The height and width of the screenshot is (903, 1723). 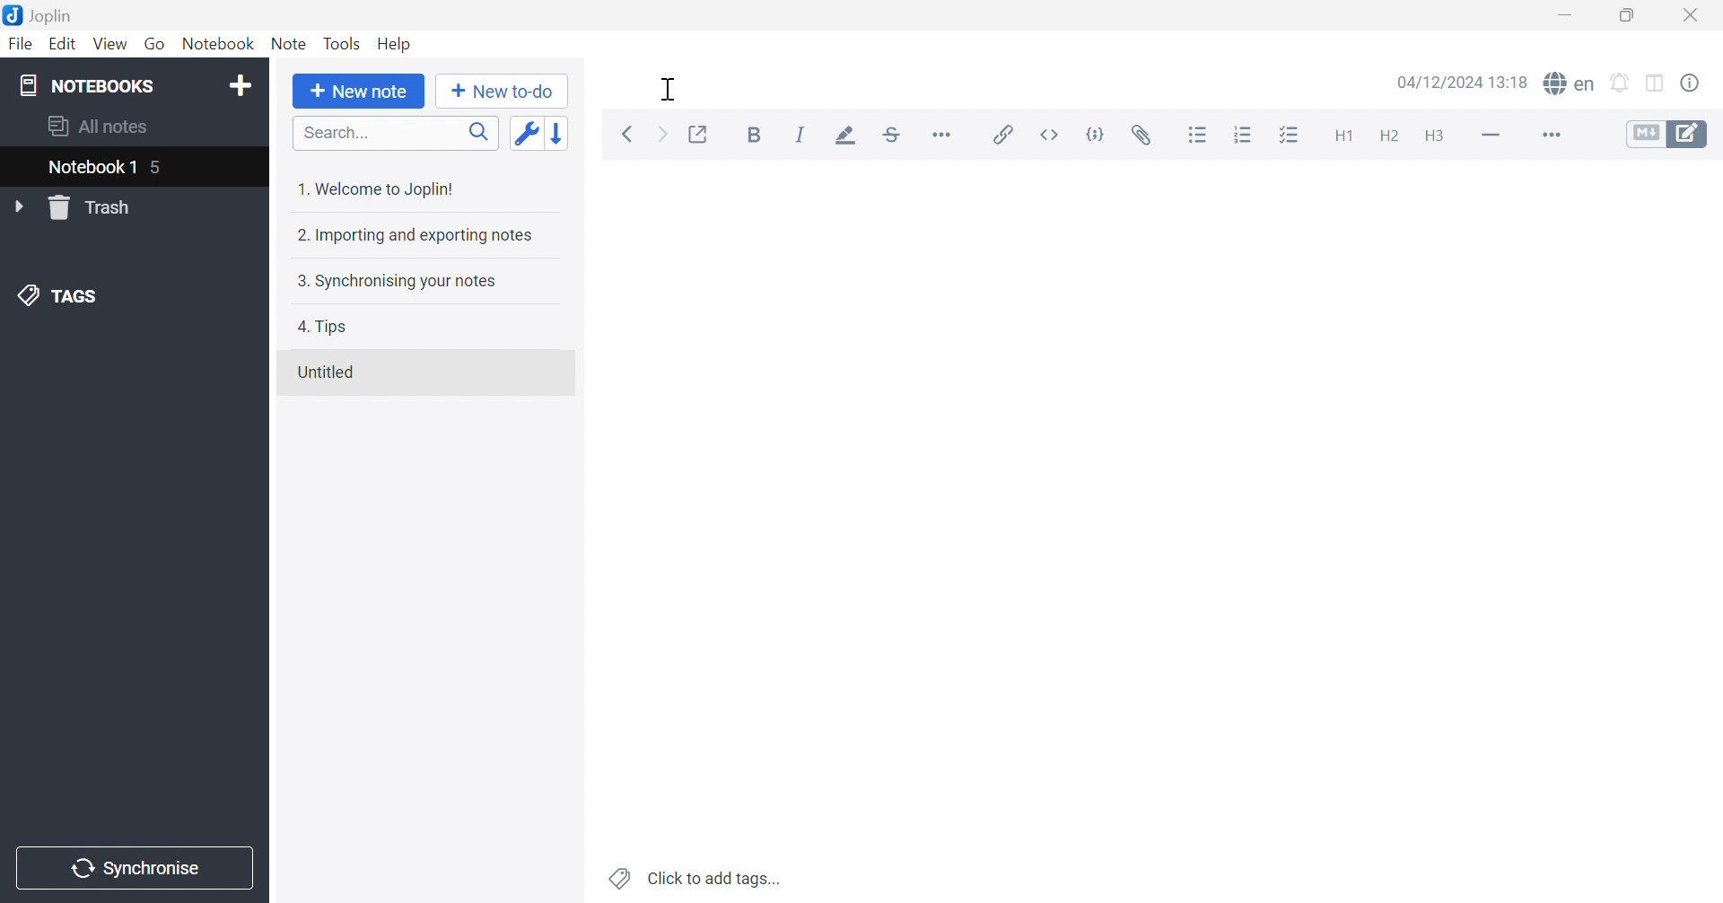 I want to click on Italic, so click(x=800, y=133).